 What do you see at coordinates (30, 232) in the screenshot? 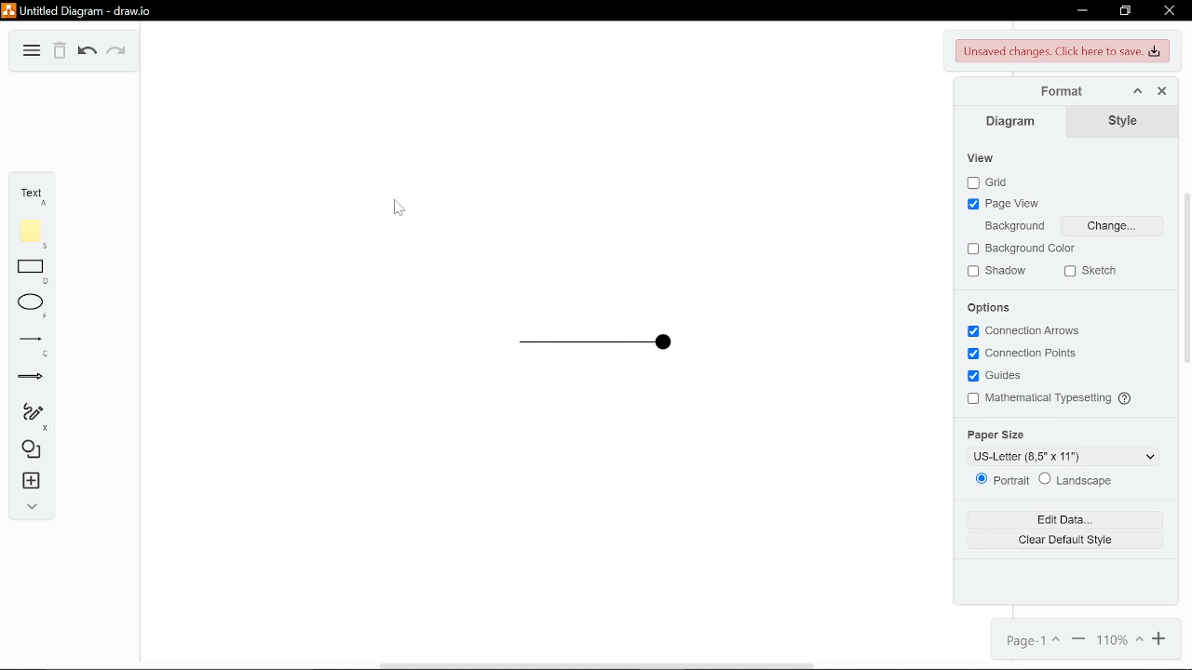
I see `Note` at bounding box center [30, 232].